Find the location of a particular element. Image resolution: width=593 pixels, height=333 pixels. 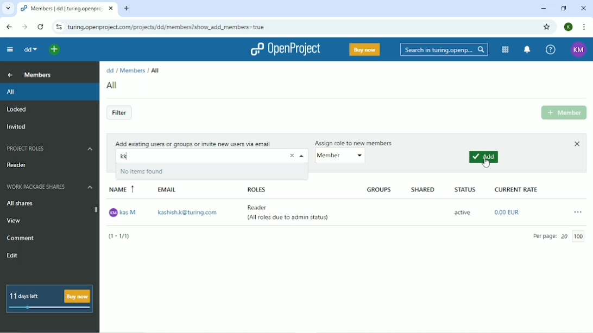

Help is located at coordinates (550, 50).